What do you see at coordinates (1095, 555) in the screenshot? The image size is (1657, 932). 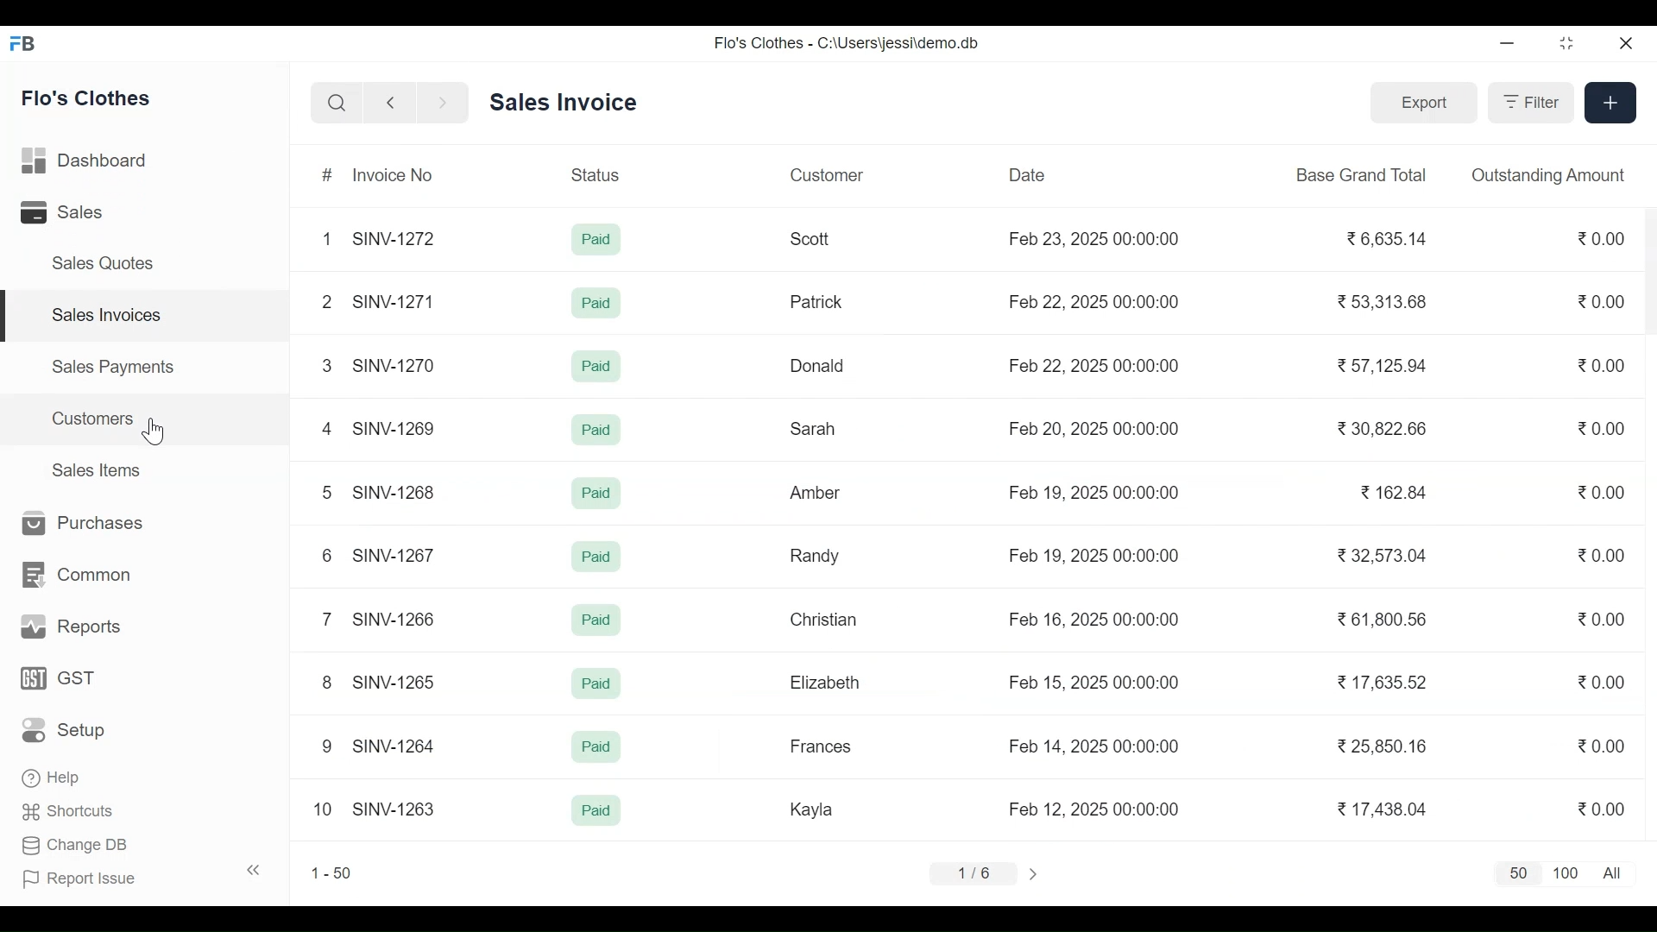 I see `Feb 19, 2025 00:00:00` at bounding box center [1095, 555].